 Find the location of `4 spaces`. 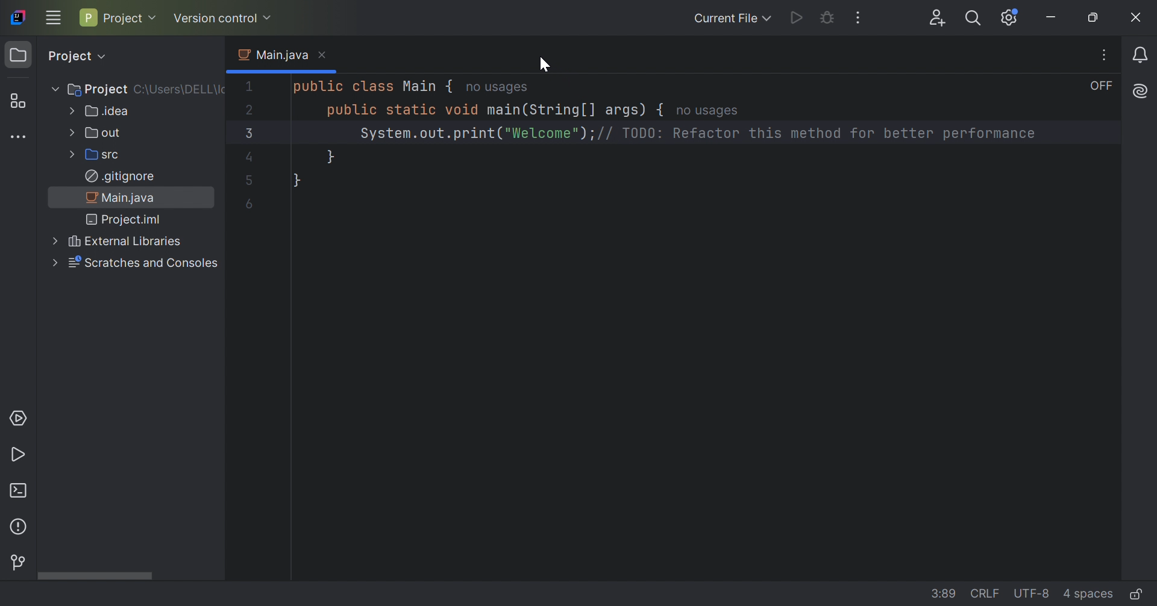

4 spaces is located at coordinates (1087, 596).